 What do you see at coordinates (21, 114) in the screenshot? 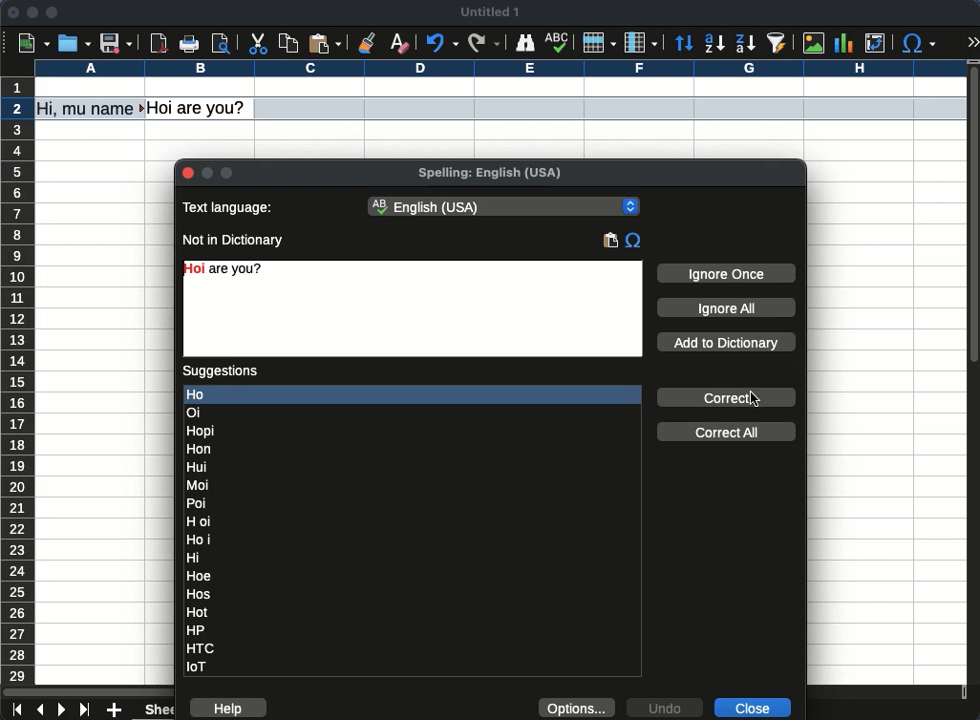
I see `cursor` at bounding box center [21, 114].